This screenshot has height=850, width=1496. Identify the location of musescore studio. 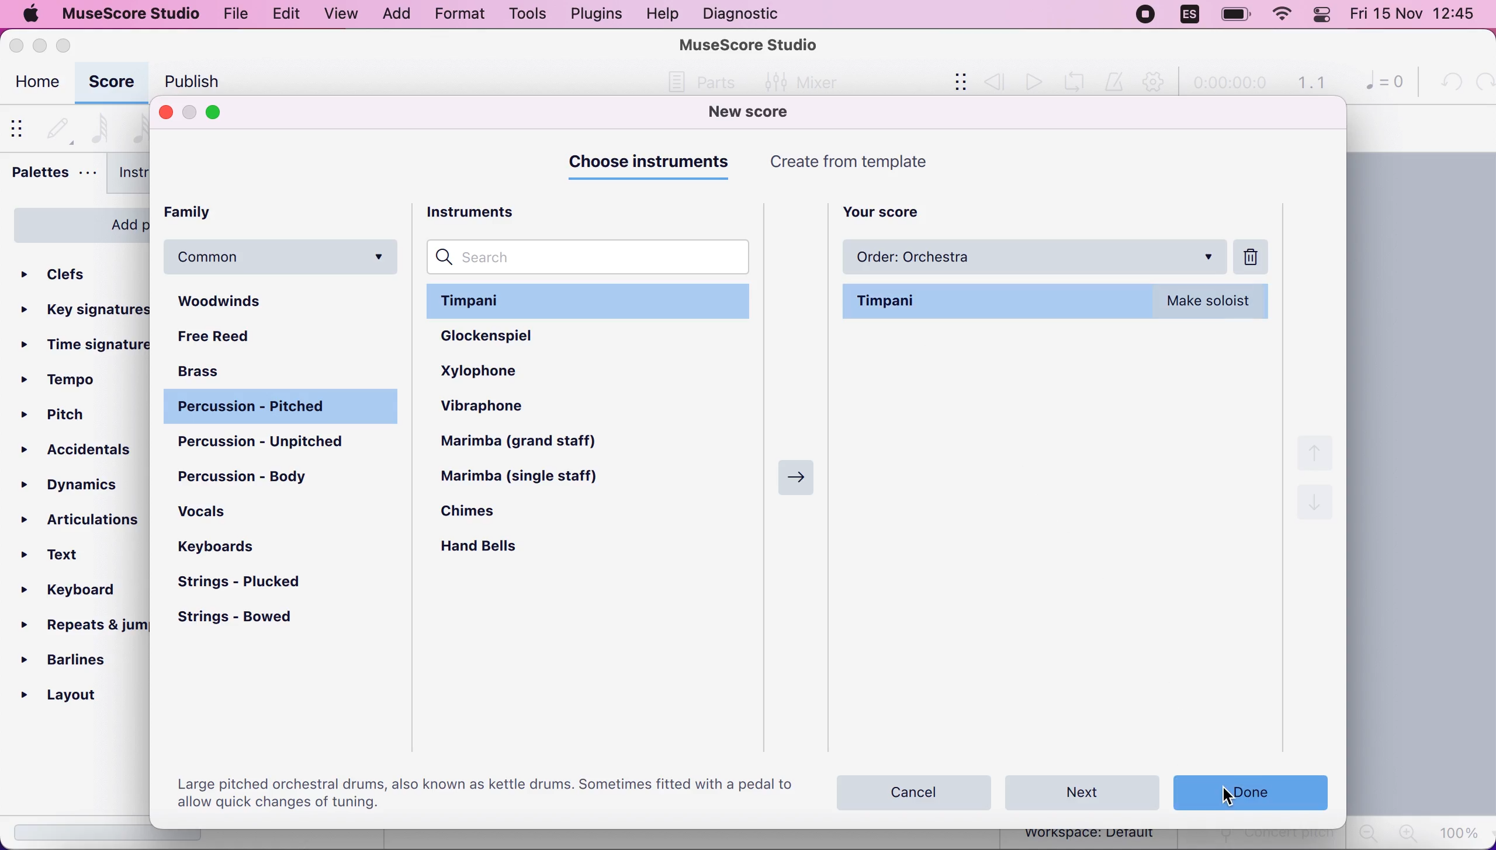
(132, 13).